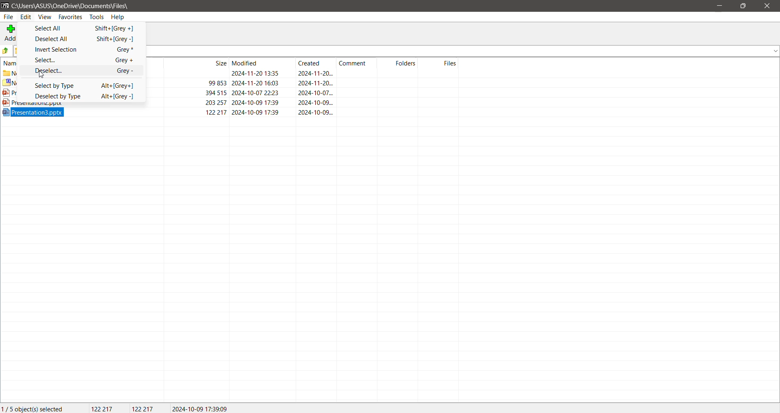 The height and width of the screenshot is (413, 780). I want to click on Files Created Date, so click(316, 63).